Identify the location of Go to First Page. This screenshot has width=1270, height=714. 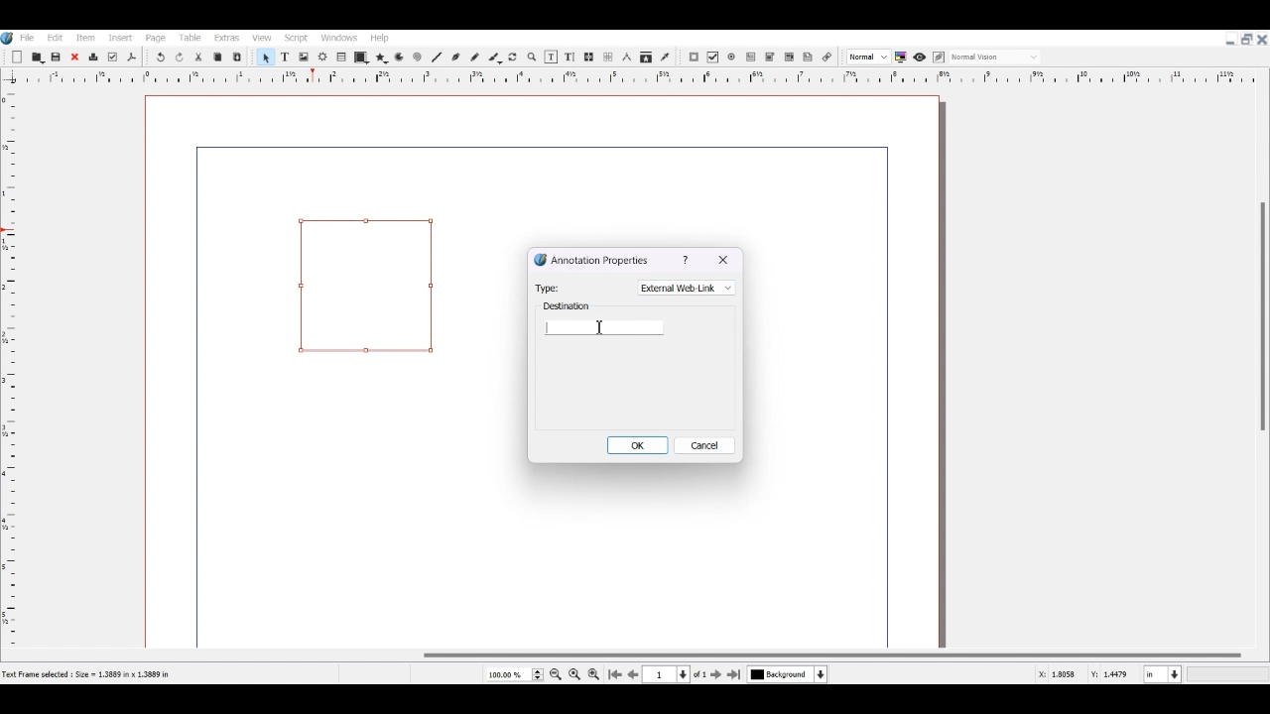
(615, 674).